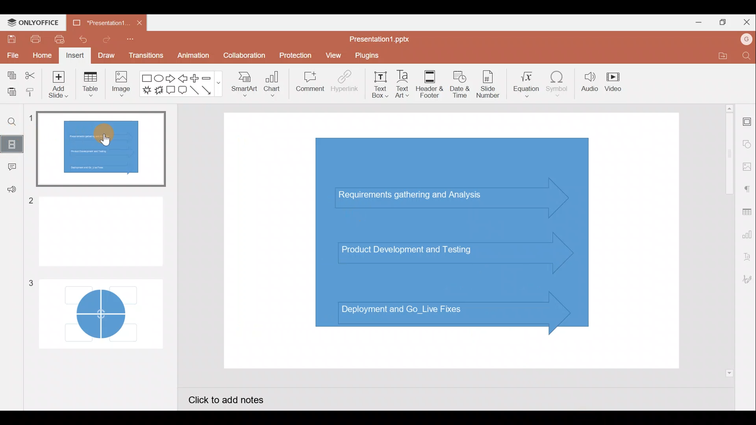 The width and height of the screenshot is (756, 425). Describe the element at coordinates (30, 74) in the screenshot. I see `Cut` at that location.